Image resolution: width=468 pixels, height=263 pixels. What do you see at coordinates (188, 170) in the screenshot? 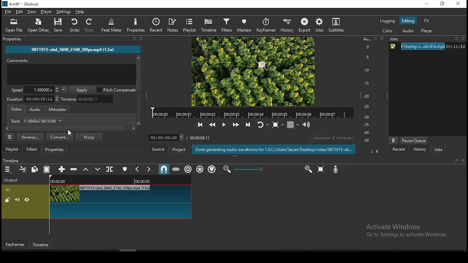
I see `ripple` at bounding box center [188, 170].